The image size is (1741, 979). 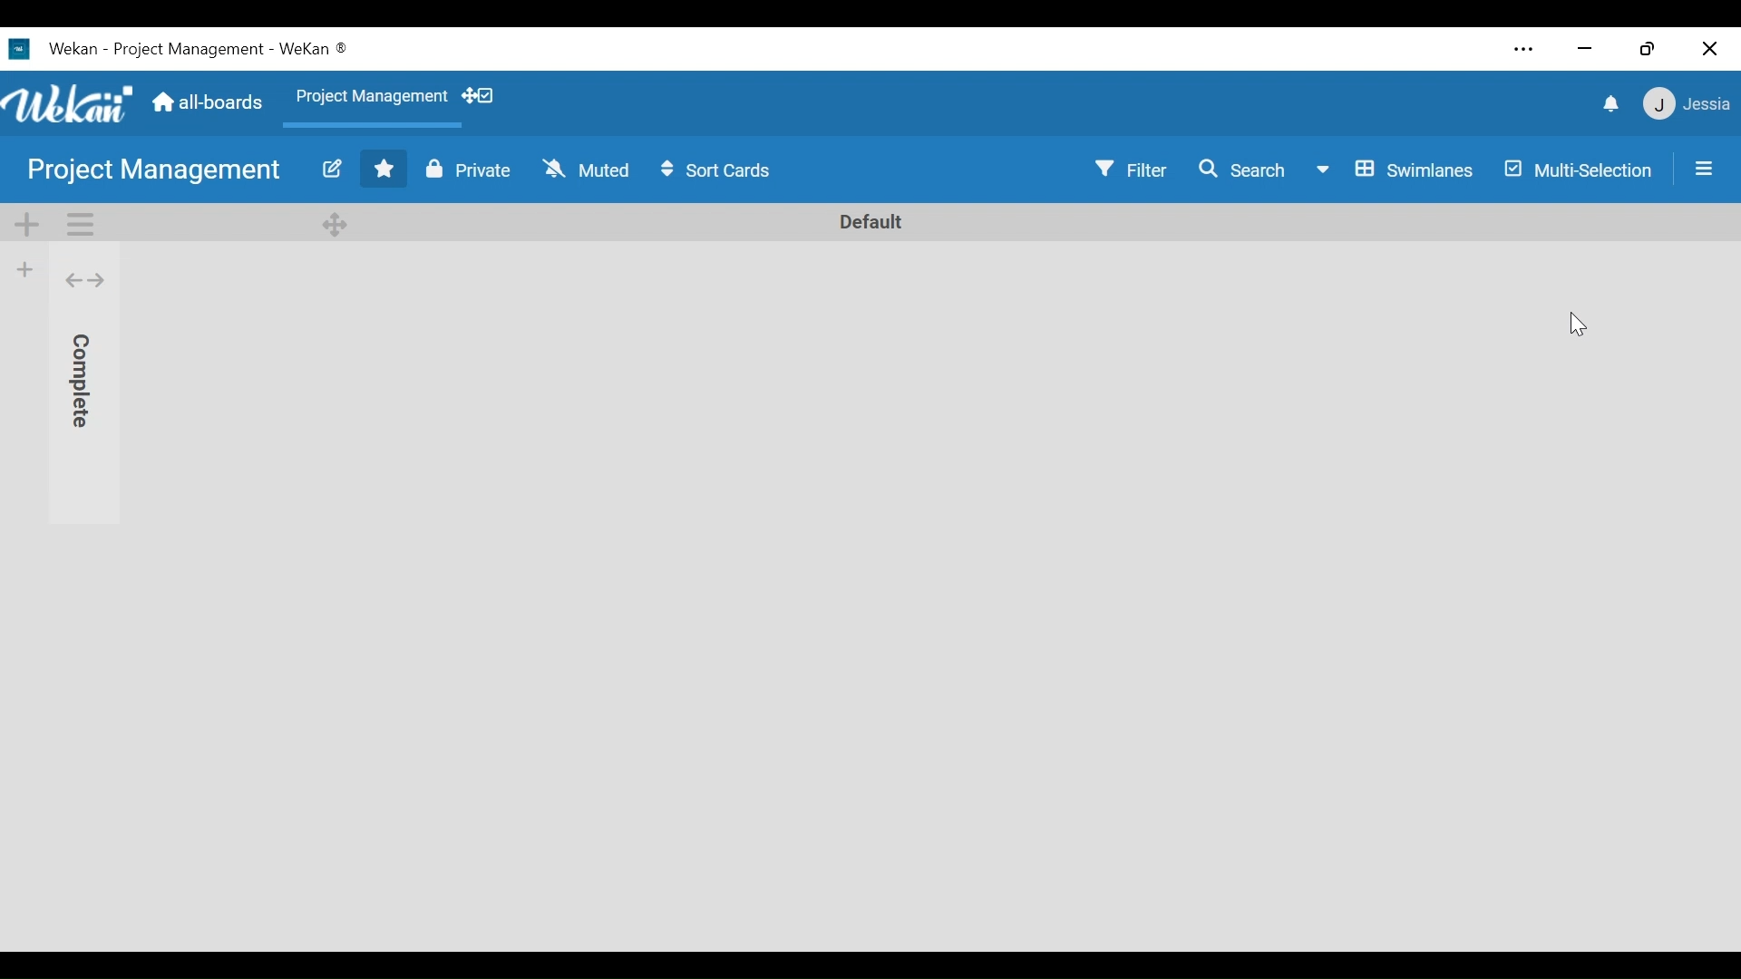 I want to click on Sort Cards, so click(x=720, y=170).